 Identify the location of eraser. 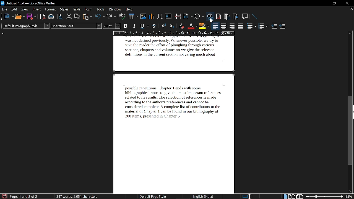
(182, 26).